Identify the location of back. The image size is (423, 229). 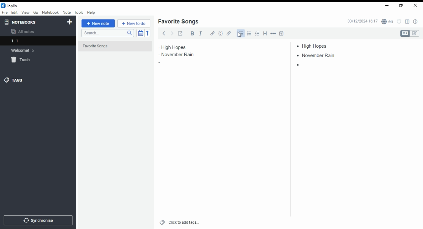
(164, 33).